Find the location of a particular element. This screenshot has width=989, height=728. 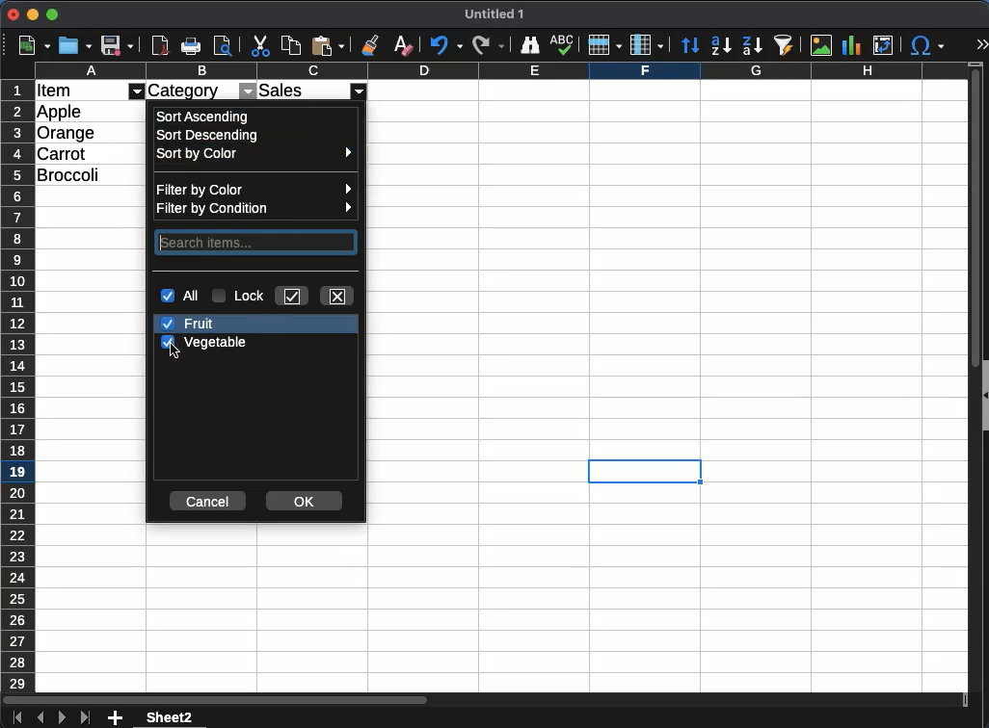

carrot is located at coordinates (62, 152).